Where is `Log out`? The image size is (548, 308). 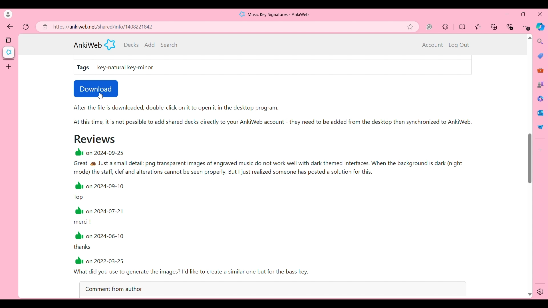
Log out is located at coordinates (459, 45).